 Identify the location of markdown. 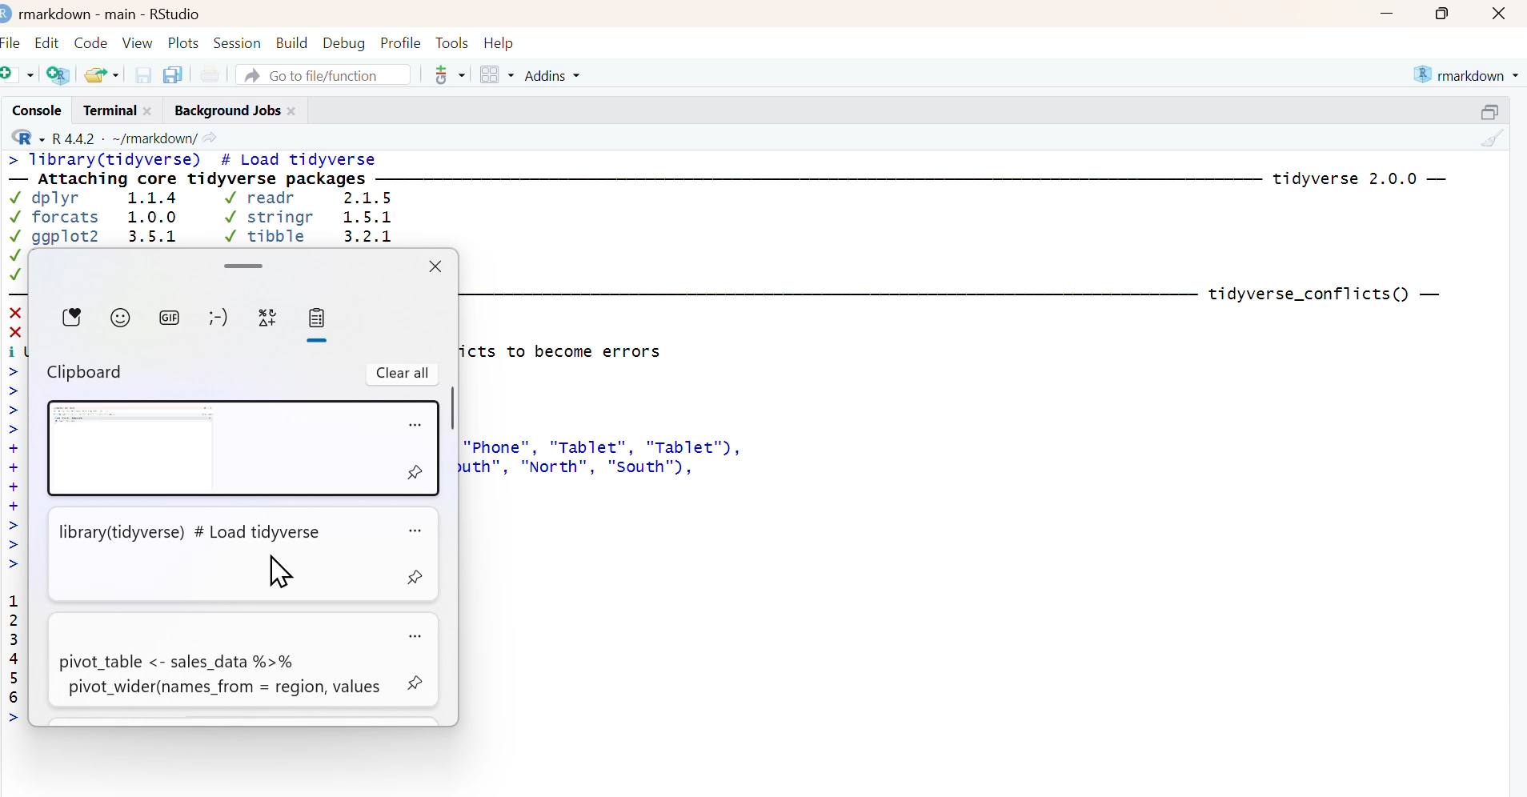
(1469, 73).